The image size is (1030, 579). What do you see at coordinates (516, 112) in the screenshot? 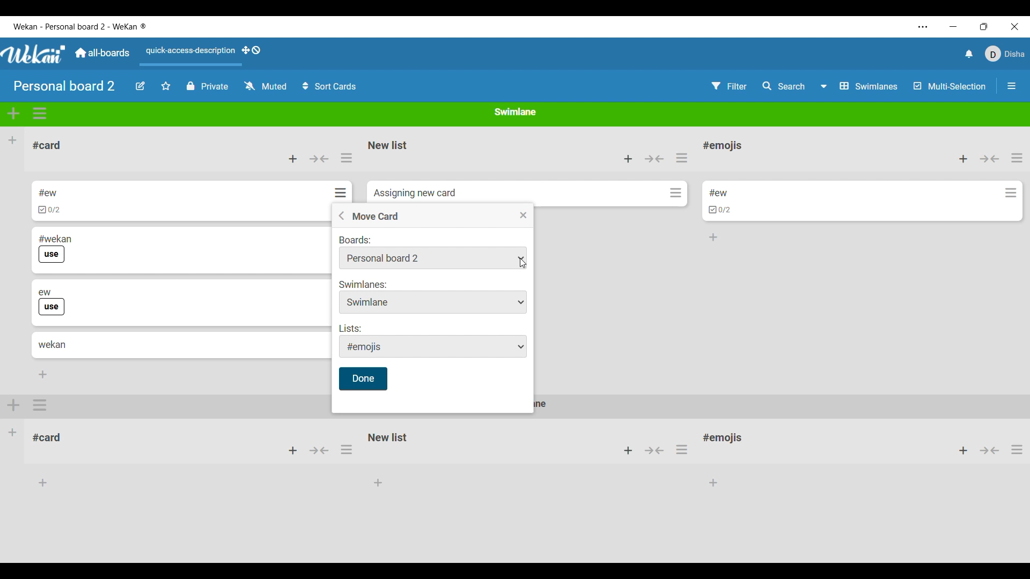
I see `Current swimlane` at bounding box center [516, 112].